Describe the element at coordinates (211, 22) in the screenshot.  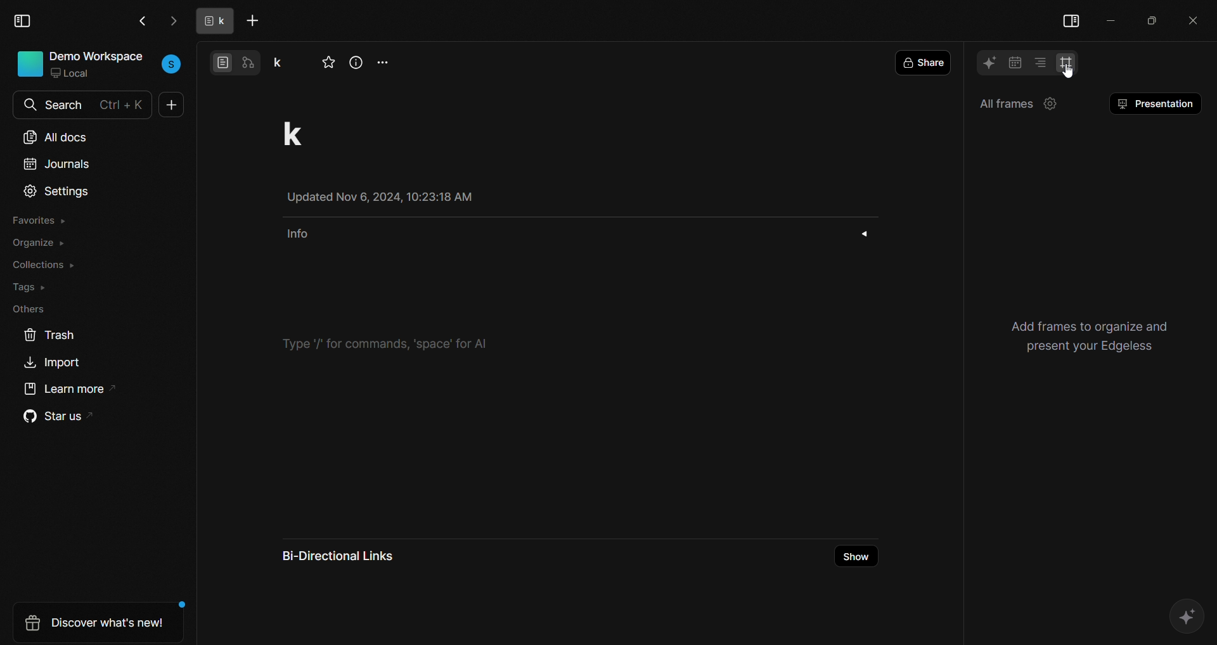
I see `tab name` at that location.